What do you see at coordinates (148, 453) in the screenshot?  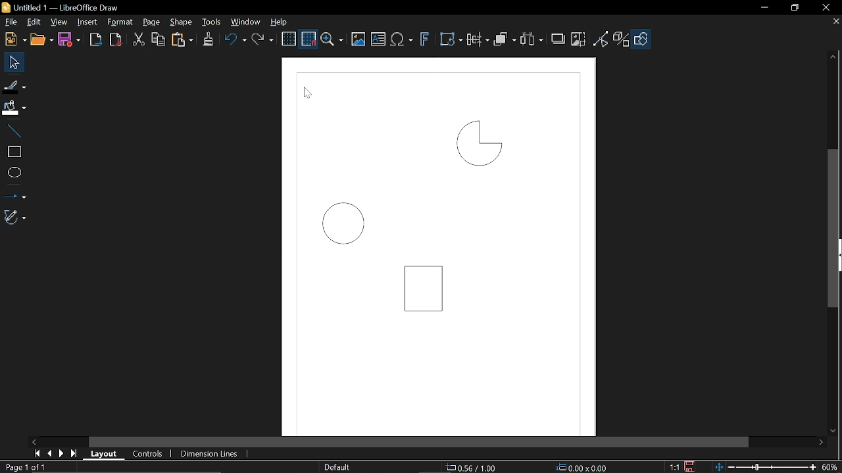 I see `Controls` at bounding box center [148, 453].